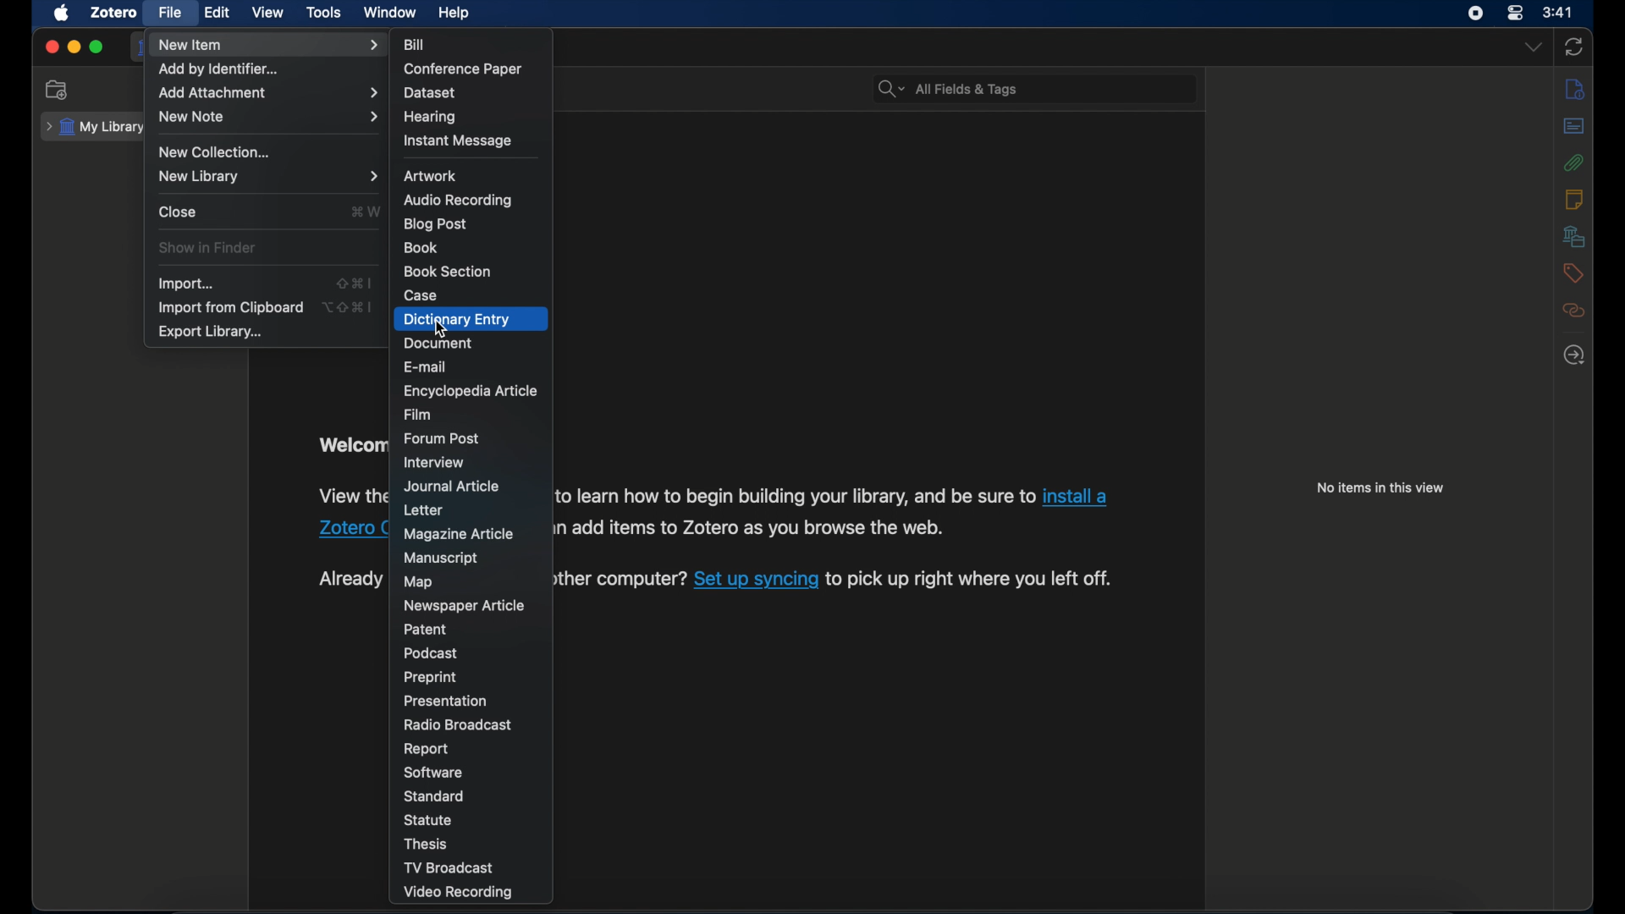 The width and height of the screenshot is (1625, 914). Describe the element at coordinates (1514, 13) in the screenshot. I see `control center` at that location.